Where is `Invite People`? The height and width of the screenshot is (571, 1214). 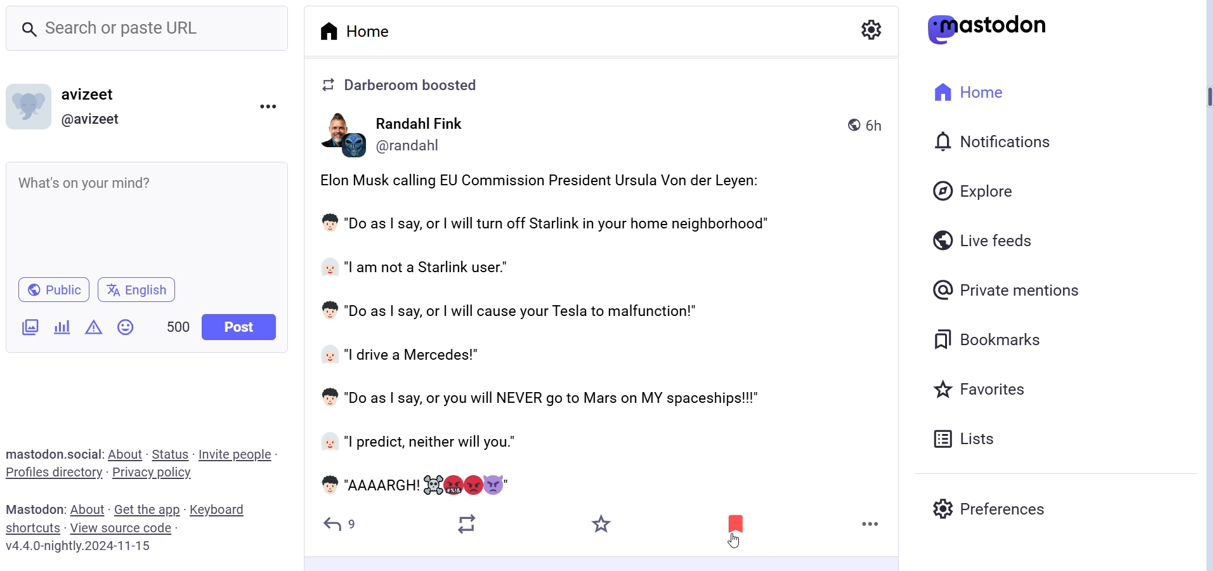
Invite People is located at coordinates (236, 456).